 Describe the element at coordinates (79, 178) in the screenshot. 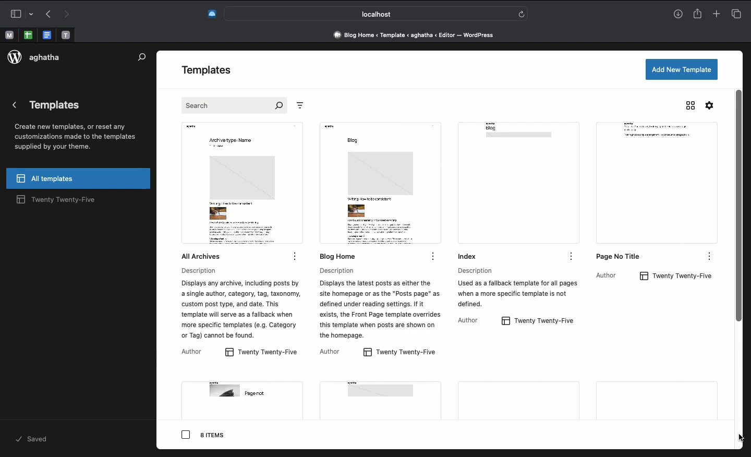

I see `All templates` at that location.